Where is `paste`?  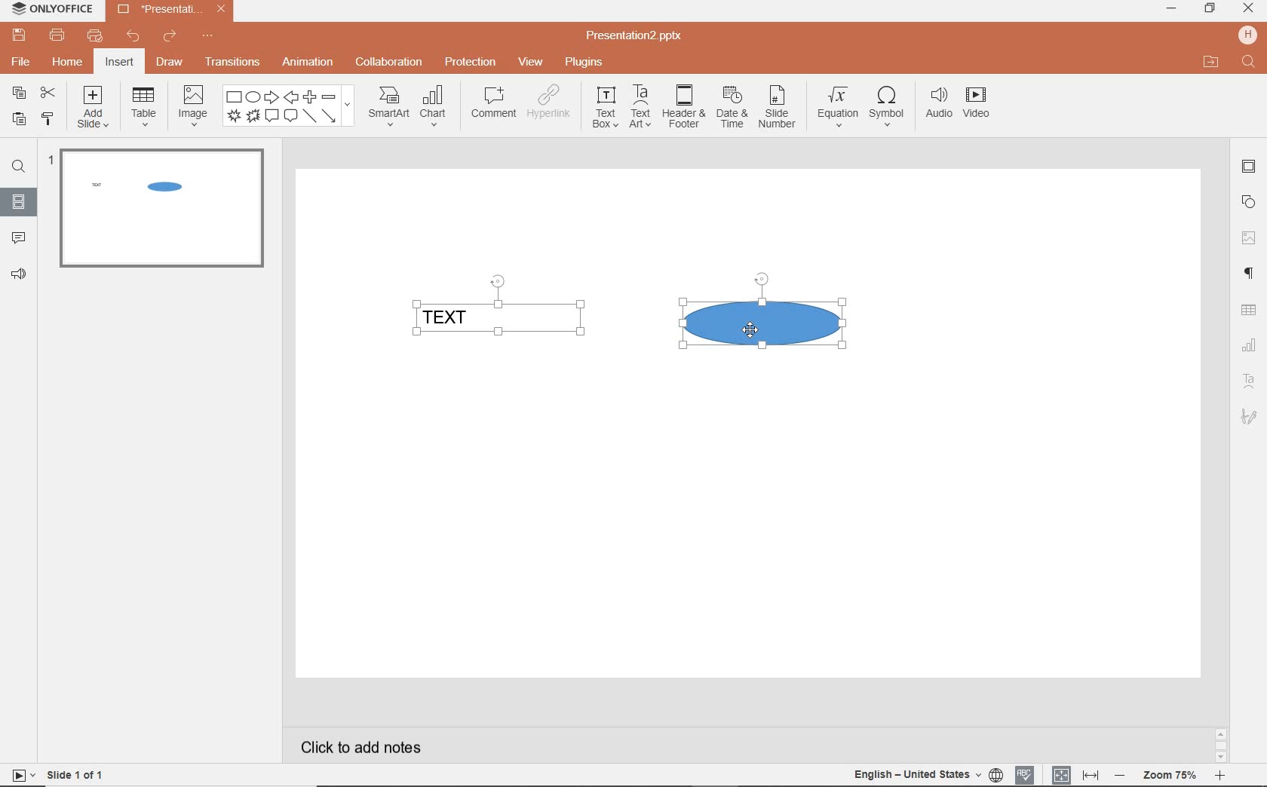 paste is located at coordinates (19, 121).